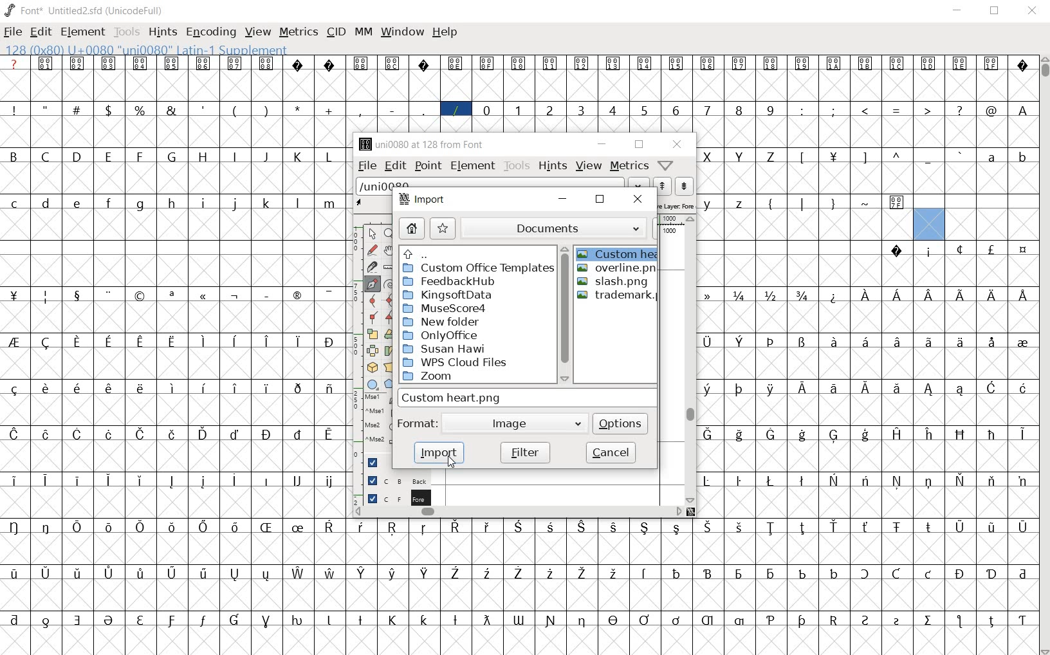 This screenshot has height=655, width=1050. I want to click on load word list, so click(490, 183).